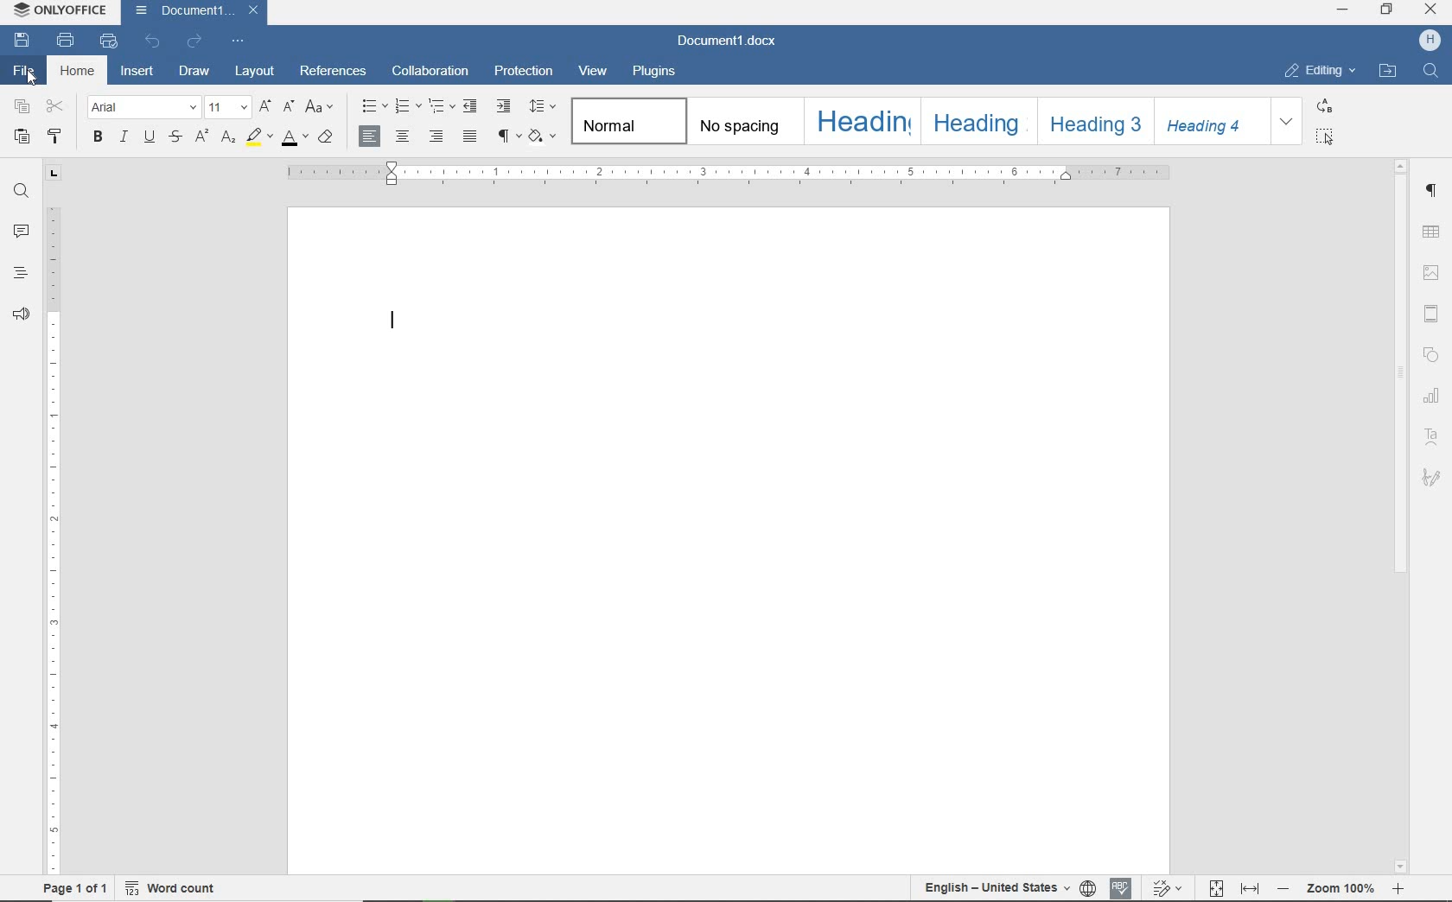  I want to click on numbering, so click(408, 106).